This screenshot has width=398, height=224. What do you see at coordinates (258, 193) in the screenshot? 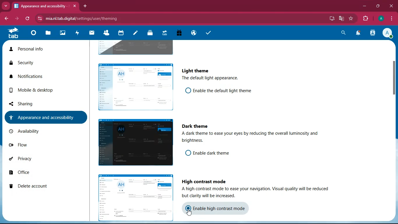
I see `description` at bounding box center [258, 193].